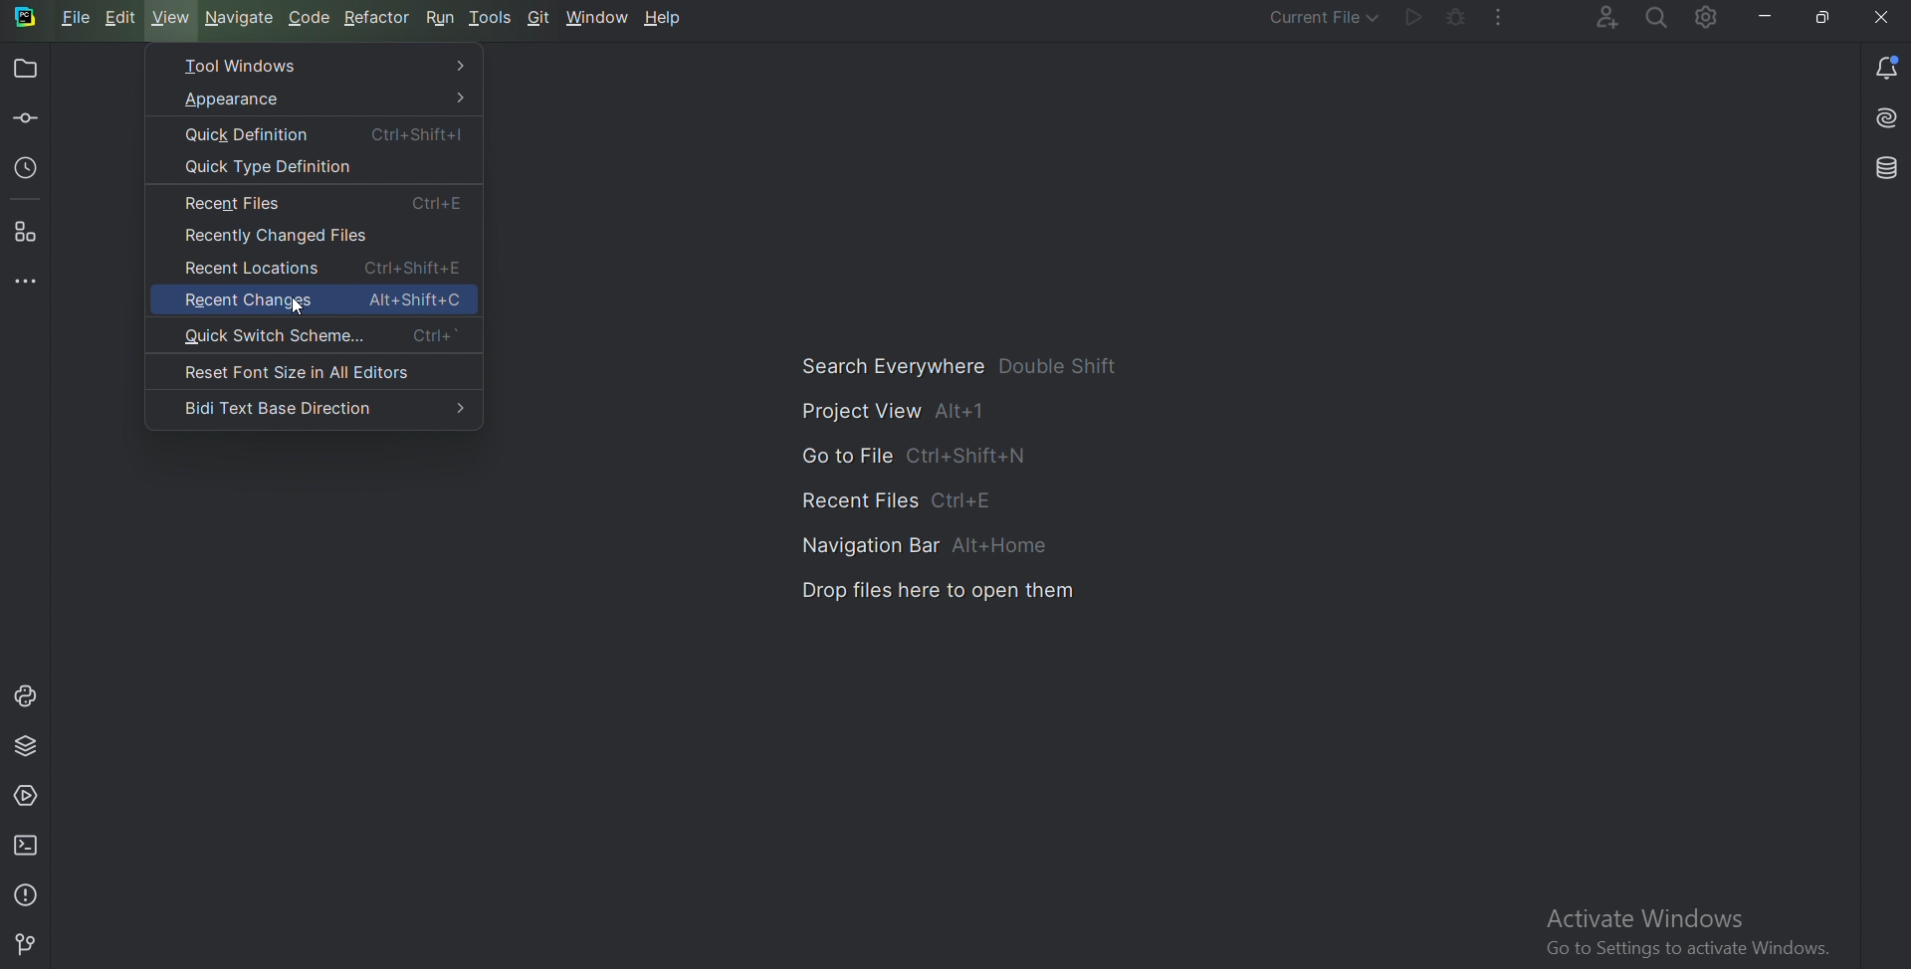  I want to click on Commit, so click(25, 120).